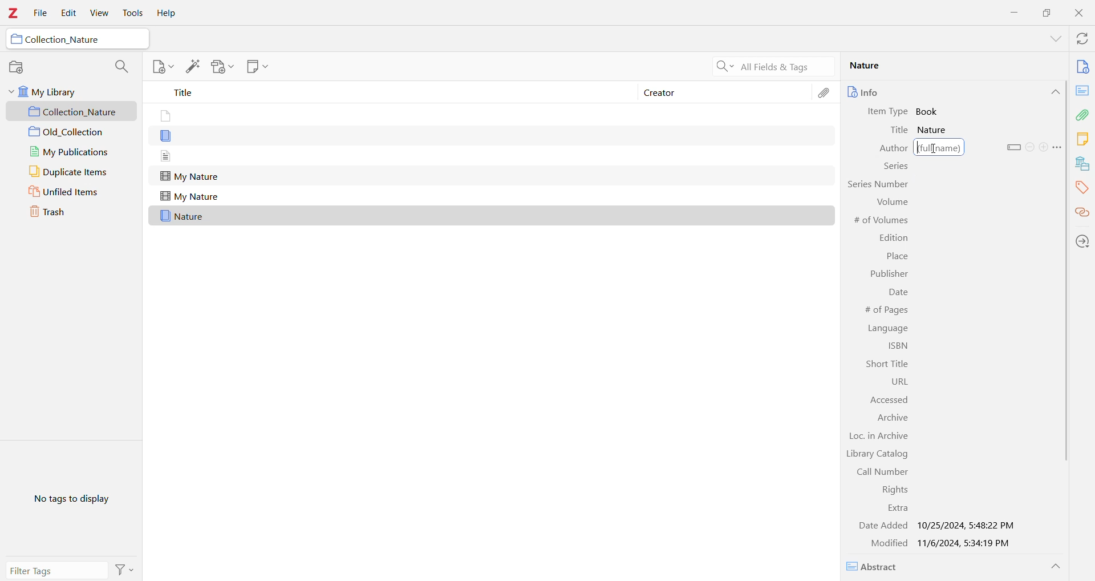 The image size is (1095, 581). I want to click on item without title , so click(167, 137).